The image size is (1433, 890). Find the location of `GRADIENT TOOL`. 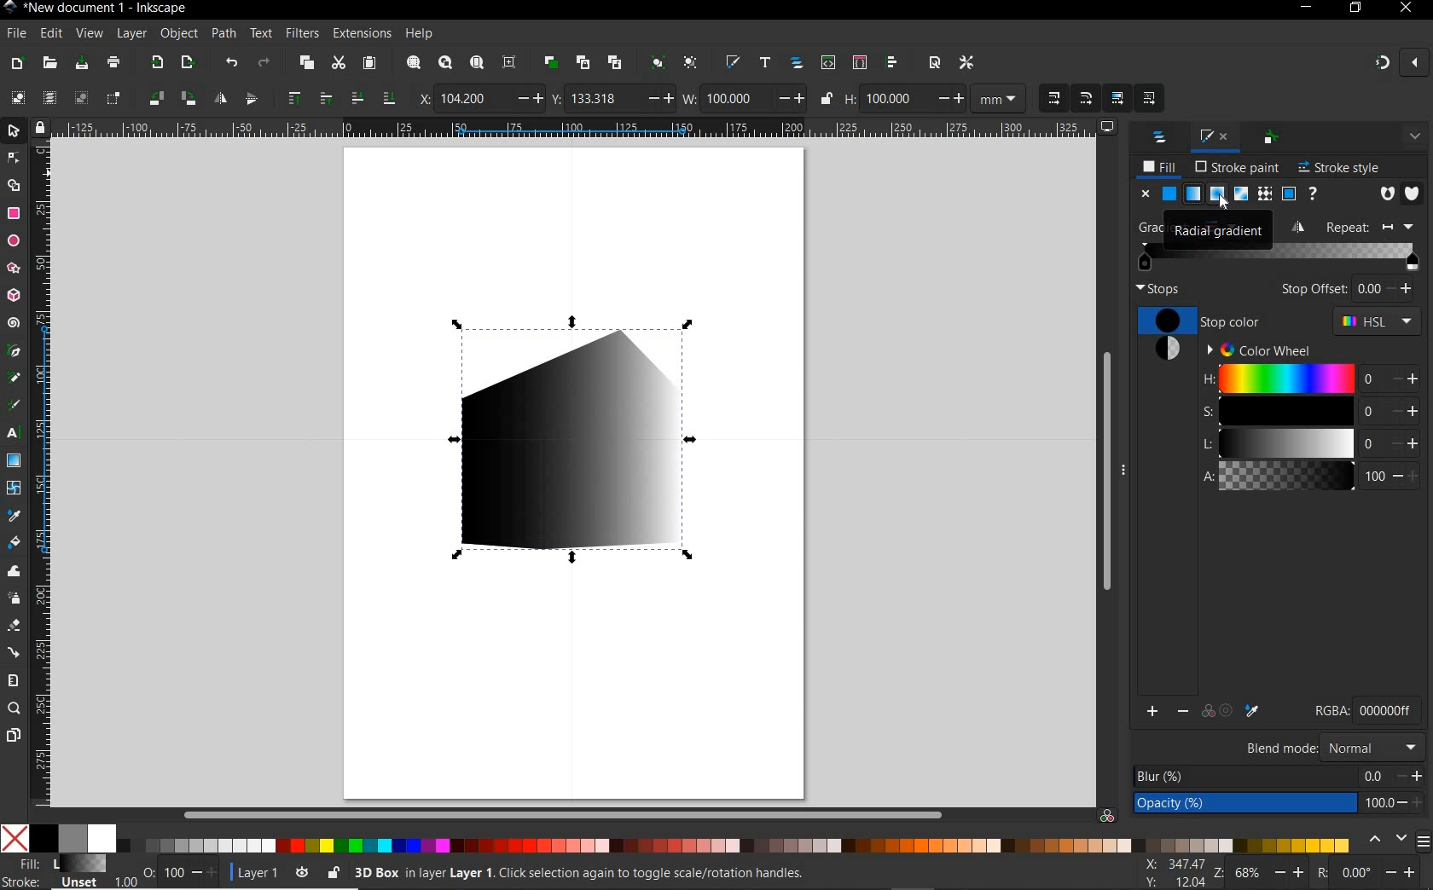

GRADIENT TOOL is located at coordinates (15, 462).